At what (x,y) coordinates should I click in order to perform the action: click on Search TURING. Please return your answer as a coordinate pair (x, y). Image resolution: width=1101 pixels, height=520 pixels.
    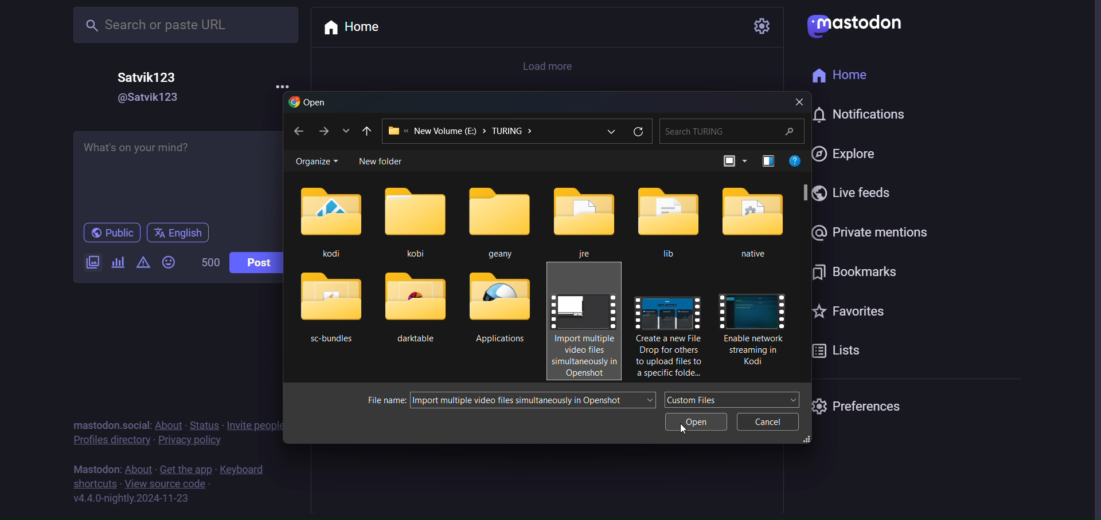
    Looking at the image, I should click on (730, 131).